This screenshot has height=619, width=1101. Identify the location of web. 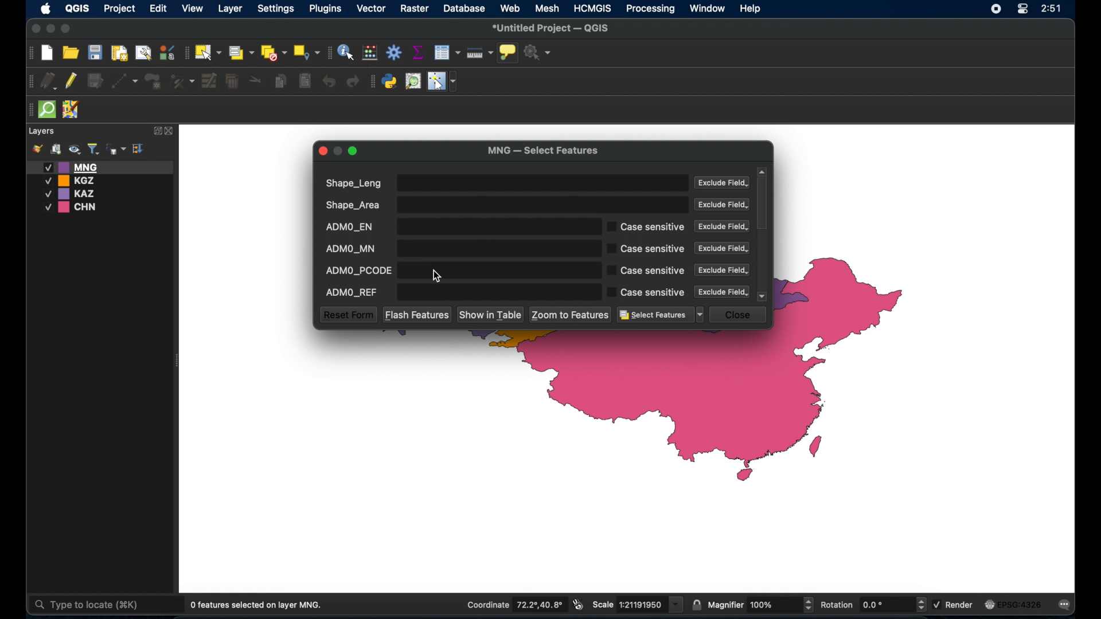
(510, 8).